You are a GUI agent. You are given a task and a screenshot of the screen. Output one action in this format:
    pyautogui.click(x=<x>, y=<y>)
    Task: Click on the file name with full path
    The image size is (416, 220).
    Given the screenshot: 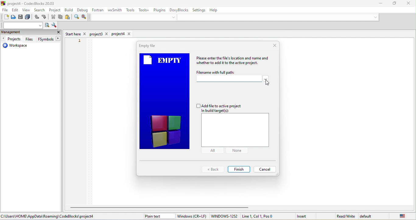 What is the action you would take?
    pyautogui.click(x=234, y=77)
    